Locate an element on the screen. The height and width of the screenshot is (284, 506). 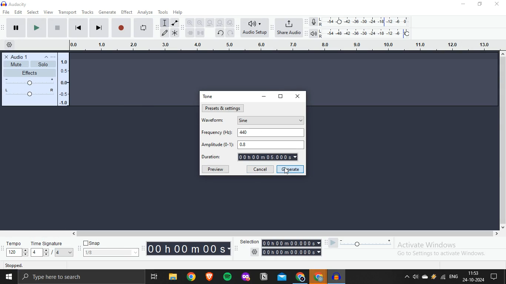
zoom Toogle is located at coordinates (231, 22).